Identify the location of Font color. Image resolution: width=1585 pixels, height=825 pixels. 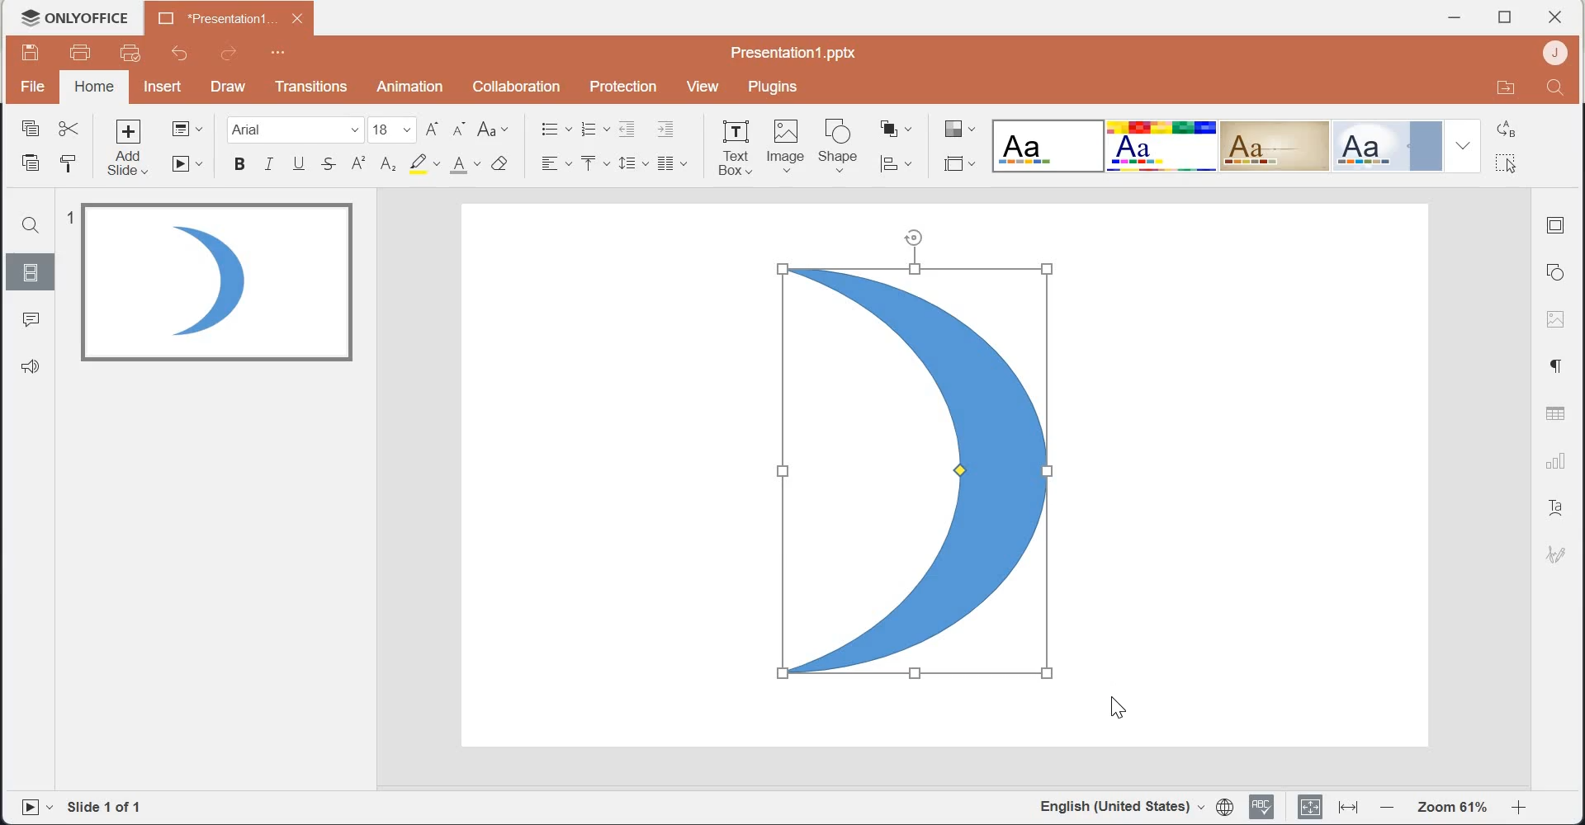
(466, 163).